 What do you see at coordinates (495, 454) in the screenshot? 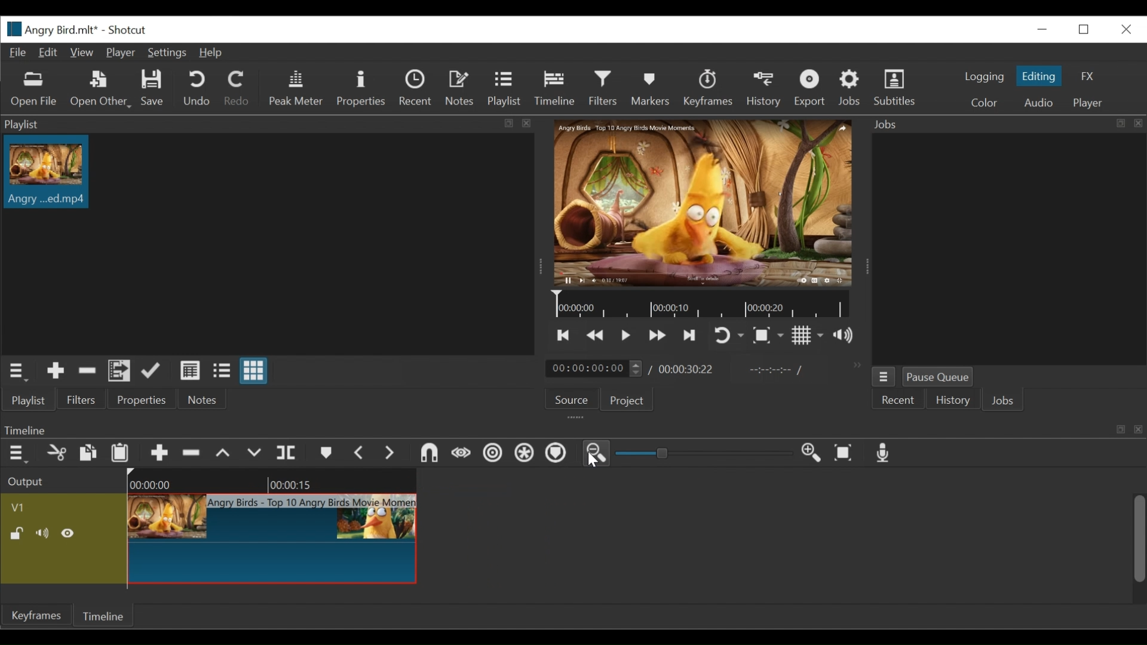
I see `Rippl` at bounding box center [495, 454].